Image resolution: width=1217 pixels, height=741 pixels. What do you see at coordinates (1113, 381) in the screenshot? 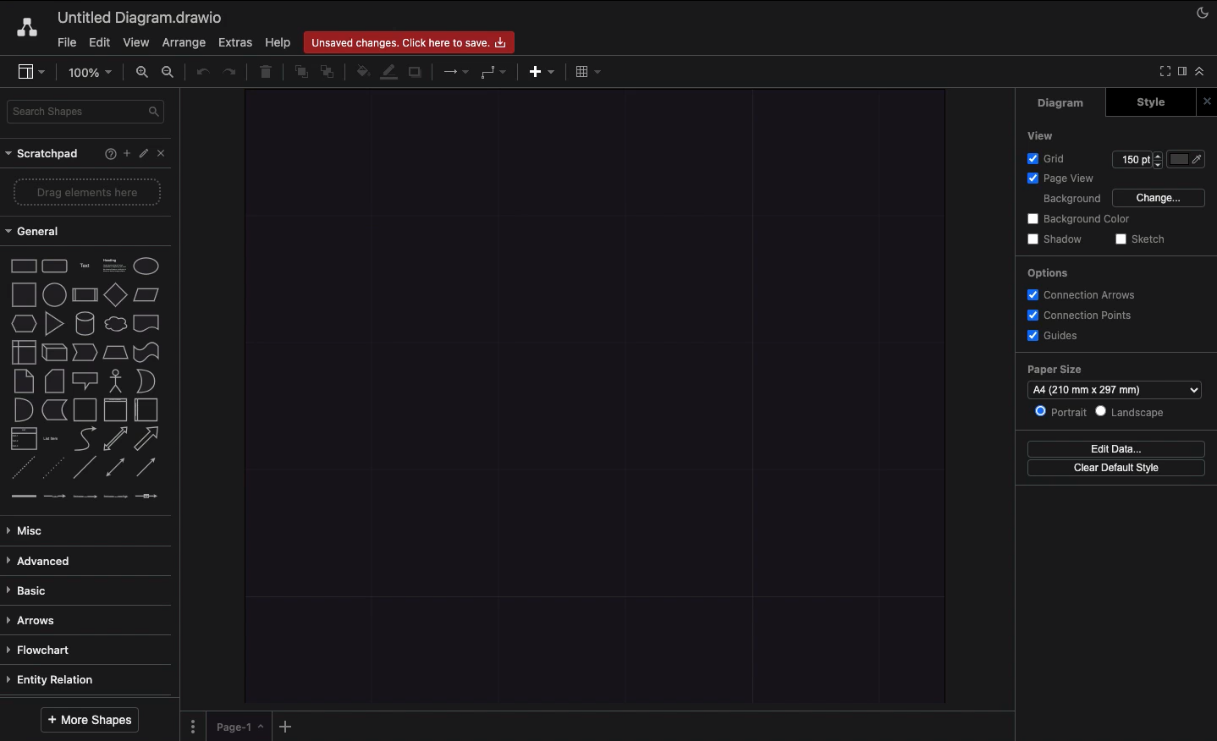
I see `Paper size` at bounding box center [1113, 381].